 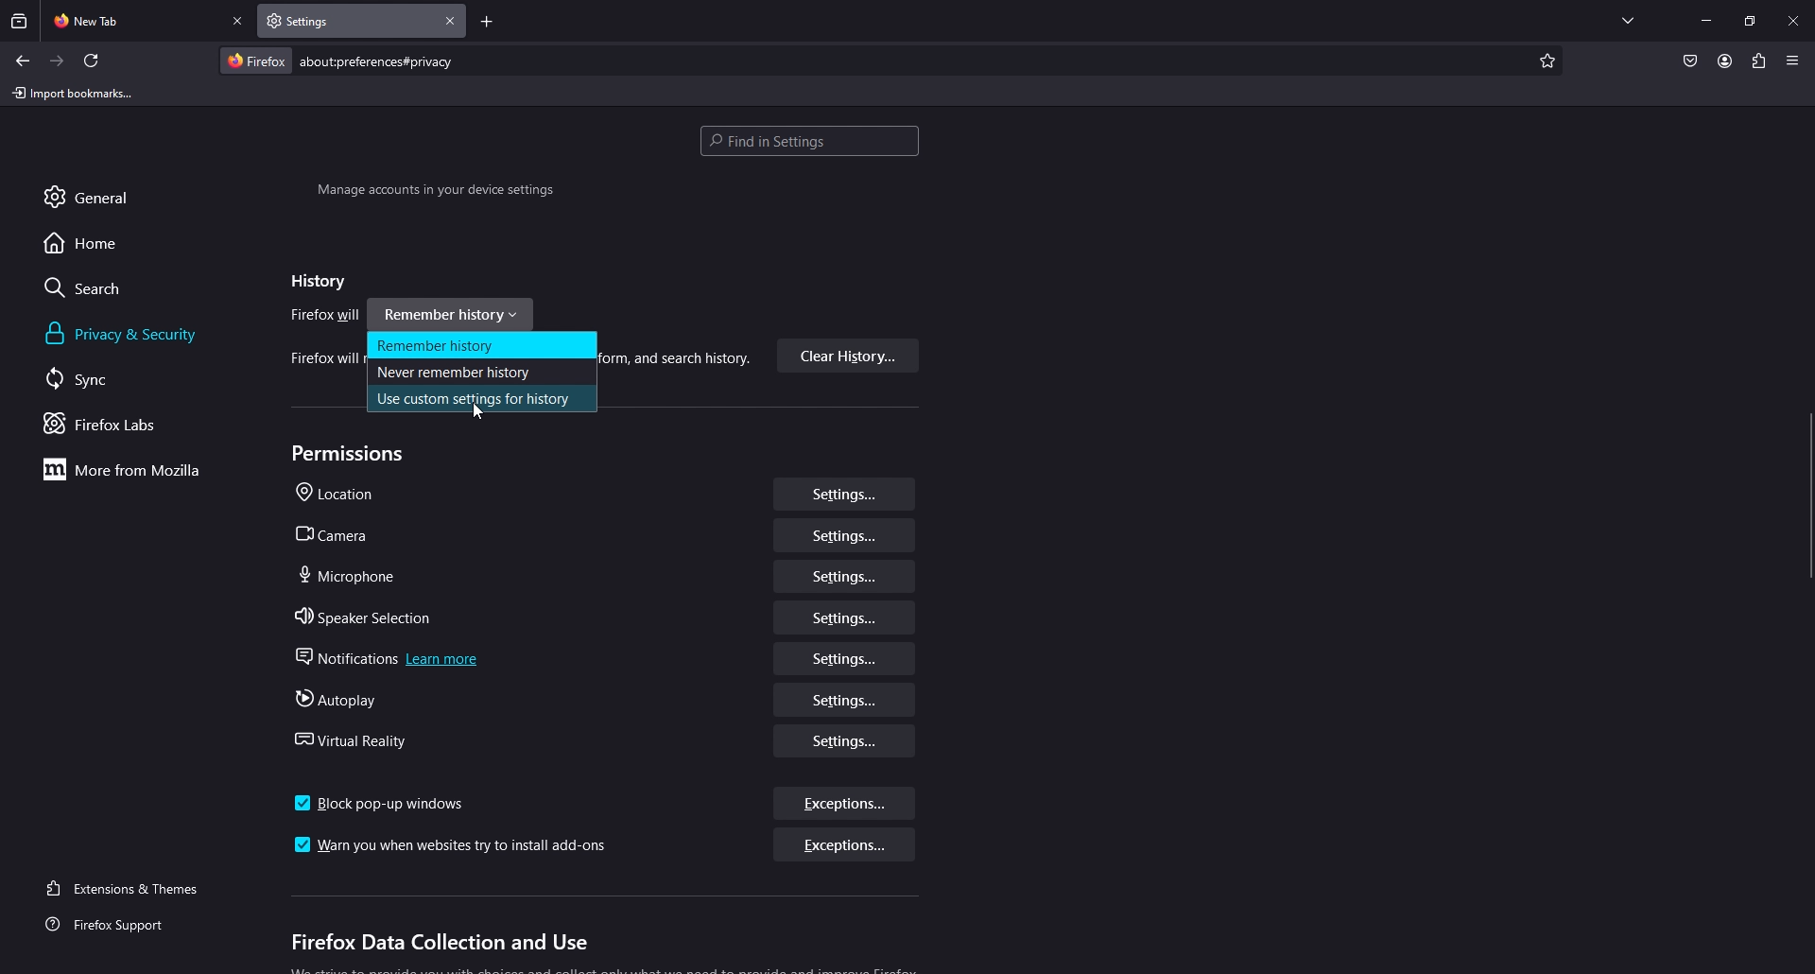 I want to click on clear history, so click(x=848, y=357).